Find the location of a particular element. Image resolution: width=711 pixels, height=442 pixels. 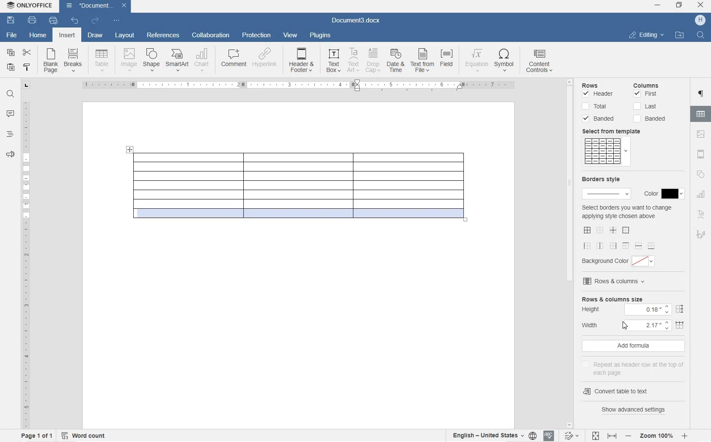

PARAGRAPH SETTINGS is located at coordinates (701, 94).